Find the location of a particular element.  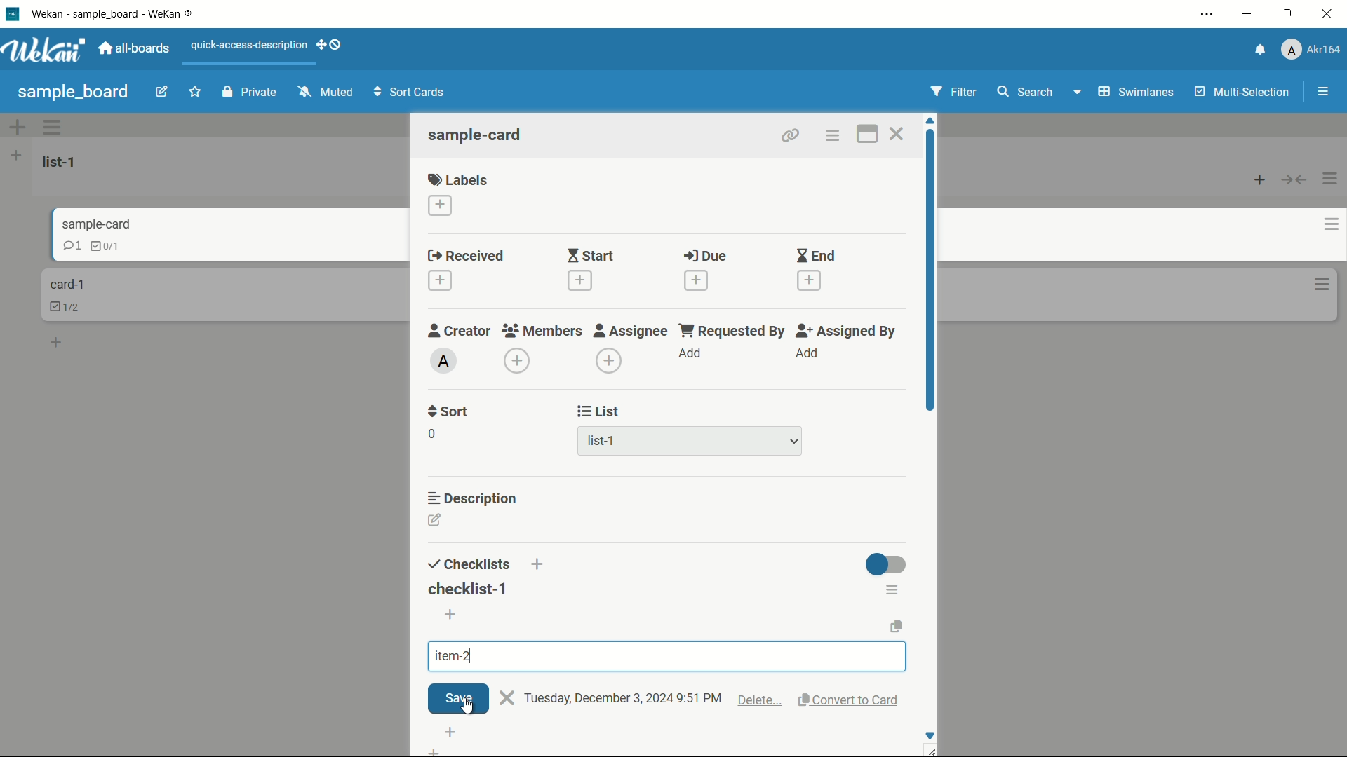

notifications is located at coordinates (1258, 51).